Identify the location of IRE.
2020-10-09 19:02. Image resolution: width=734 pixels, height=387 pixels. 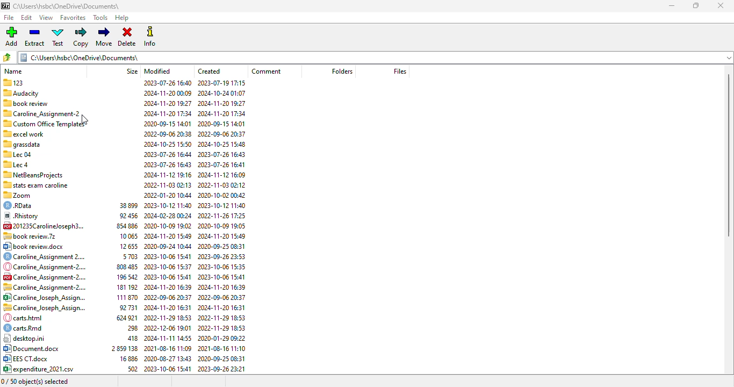
(168, 225).